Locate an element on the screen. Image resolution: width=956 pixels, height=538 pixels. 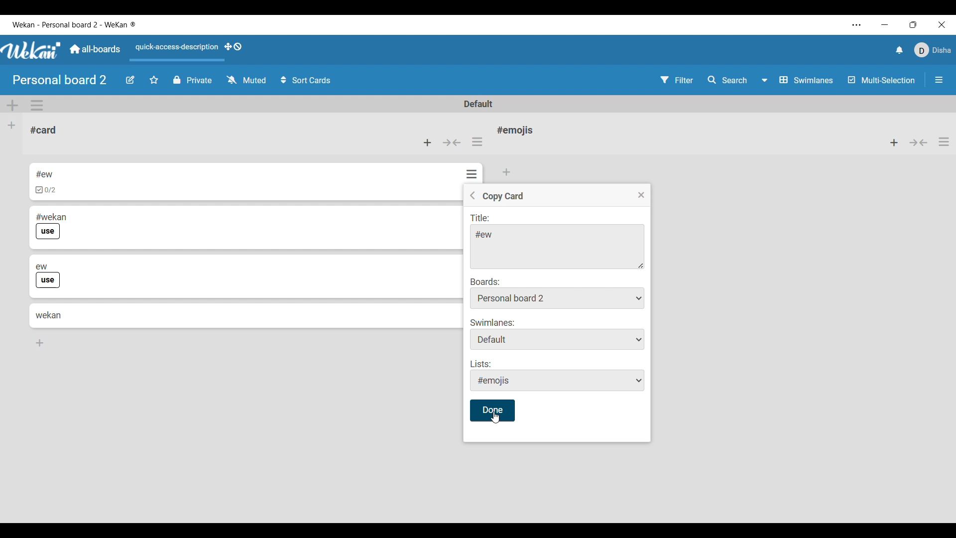
Indicates use of label in card is located at coordinates (48, 232).